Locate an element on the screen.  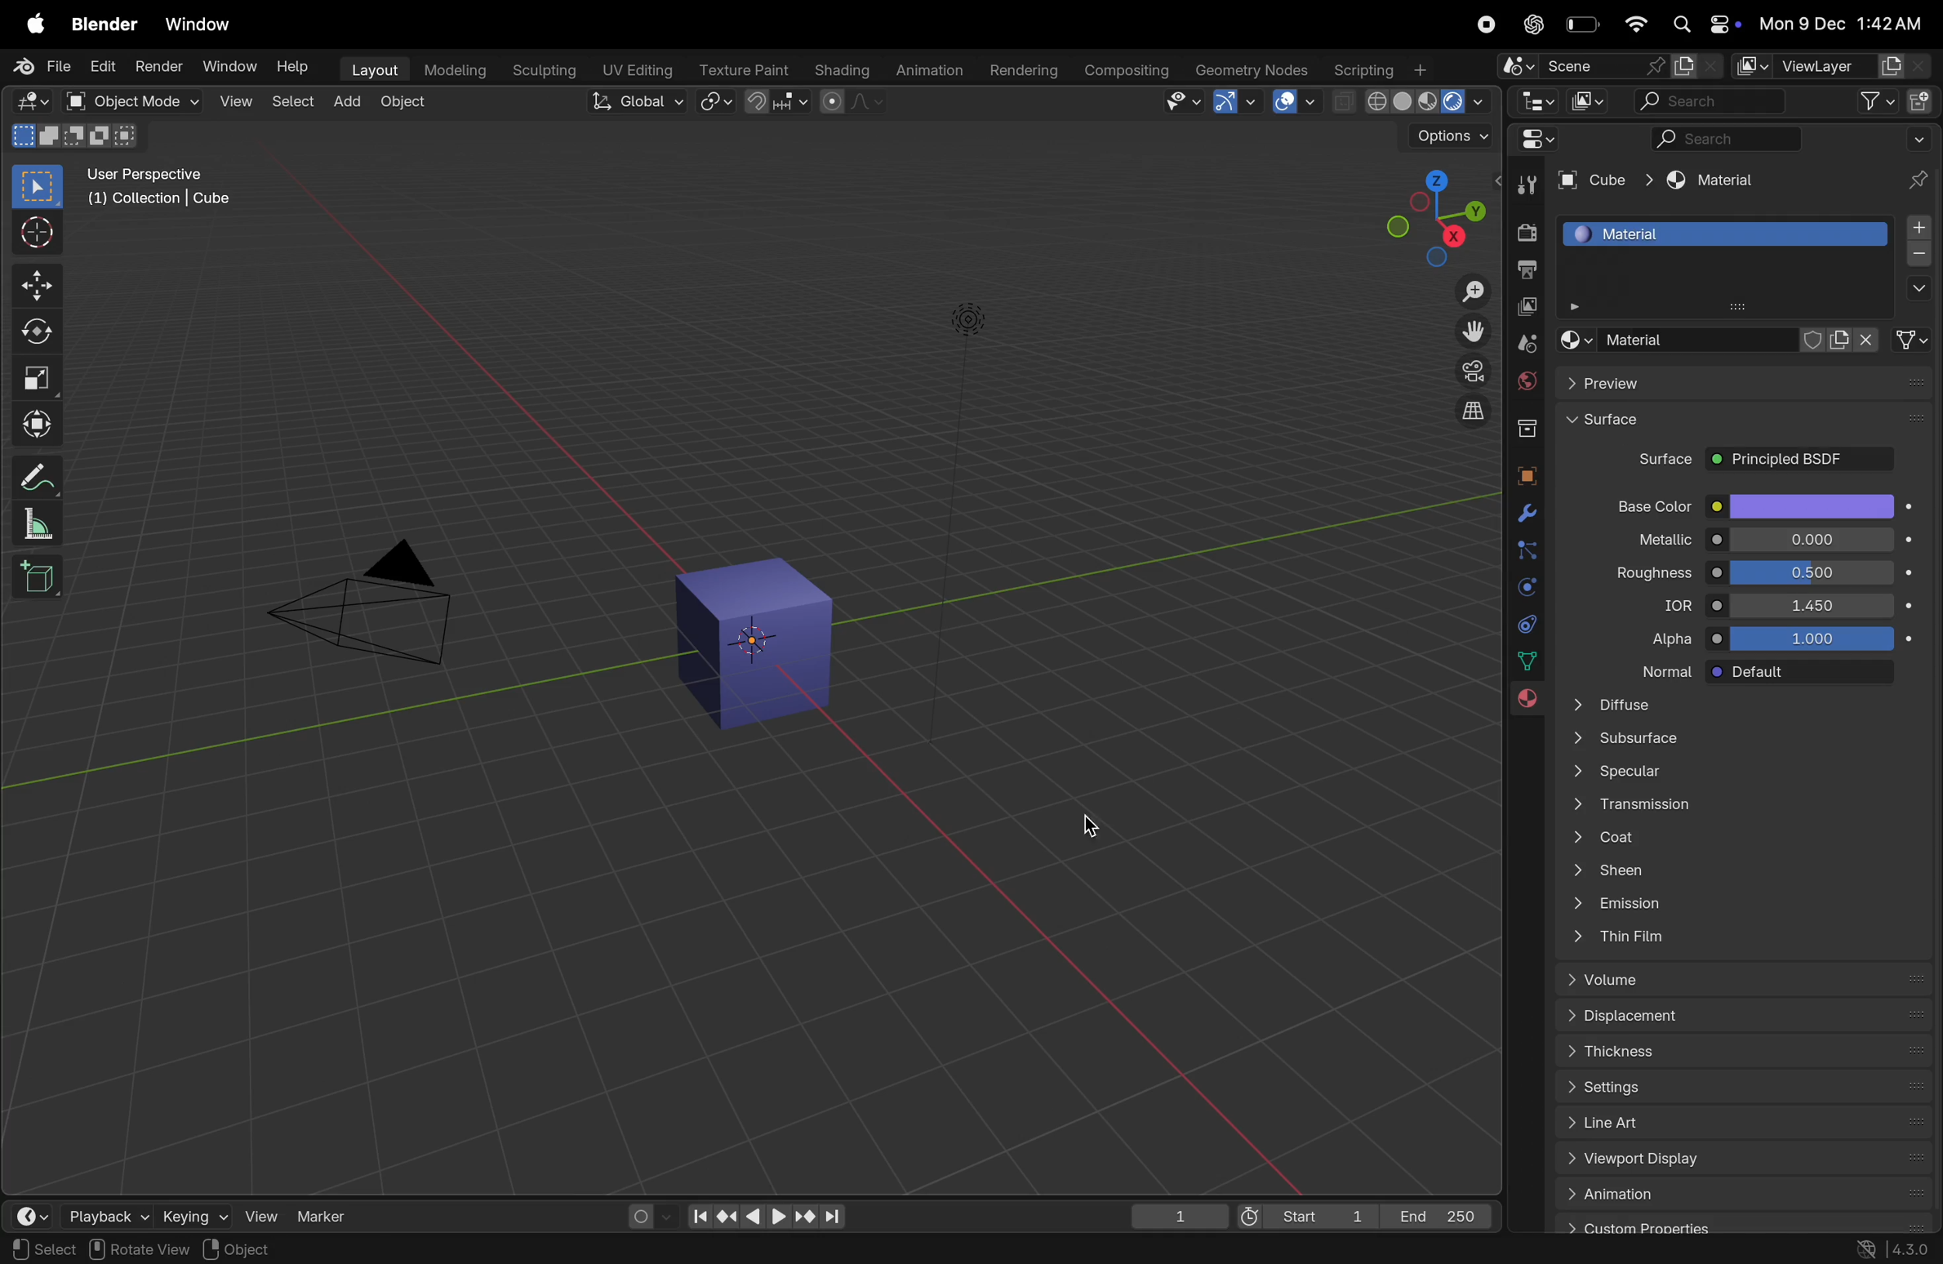
marker is located at coordinates (328, 1215).